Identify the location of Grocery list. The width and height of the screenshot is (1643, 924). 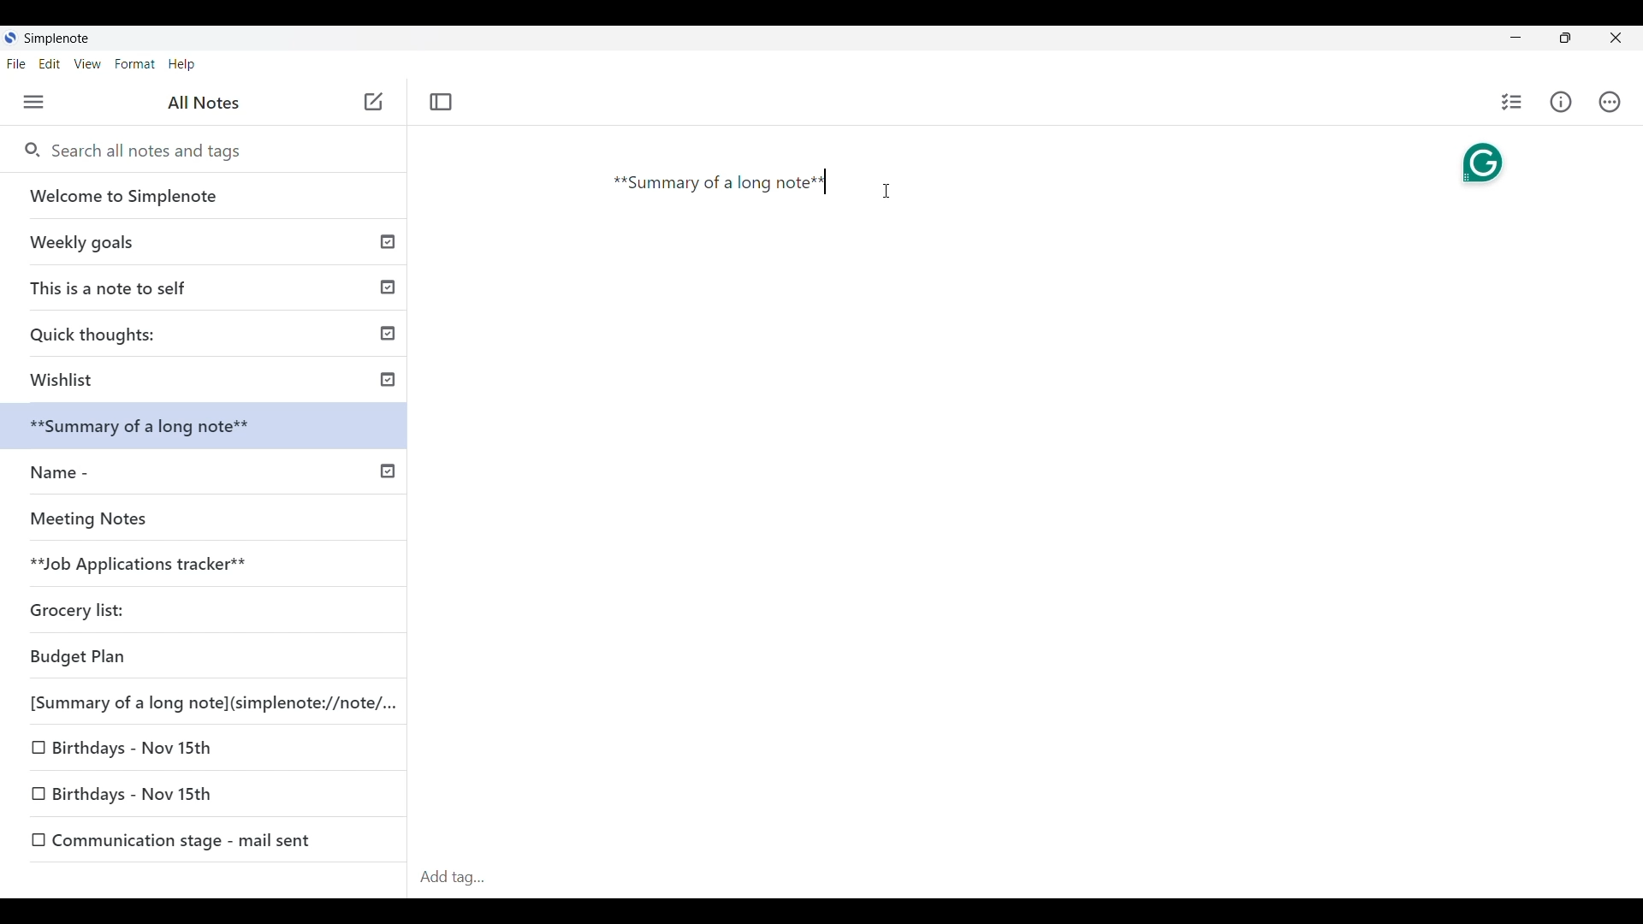
(104, 605).